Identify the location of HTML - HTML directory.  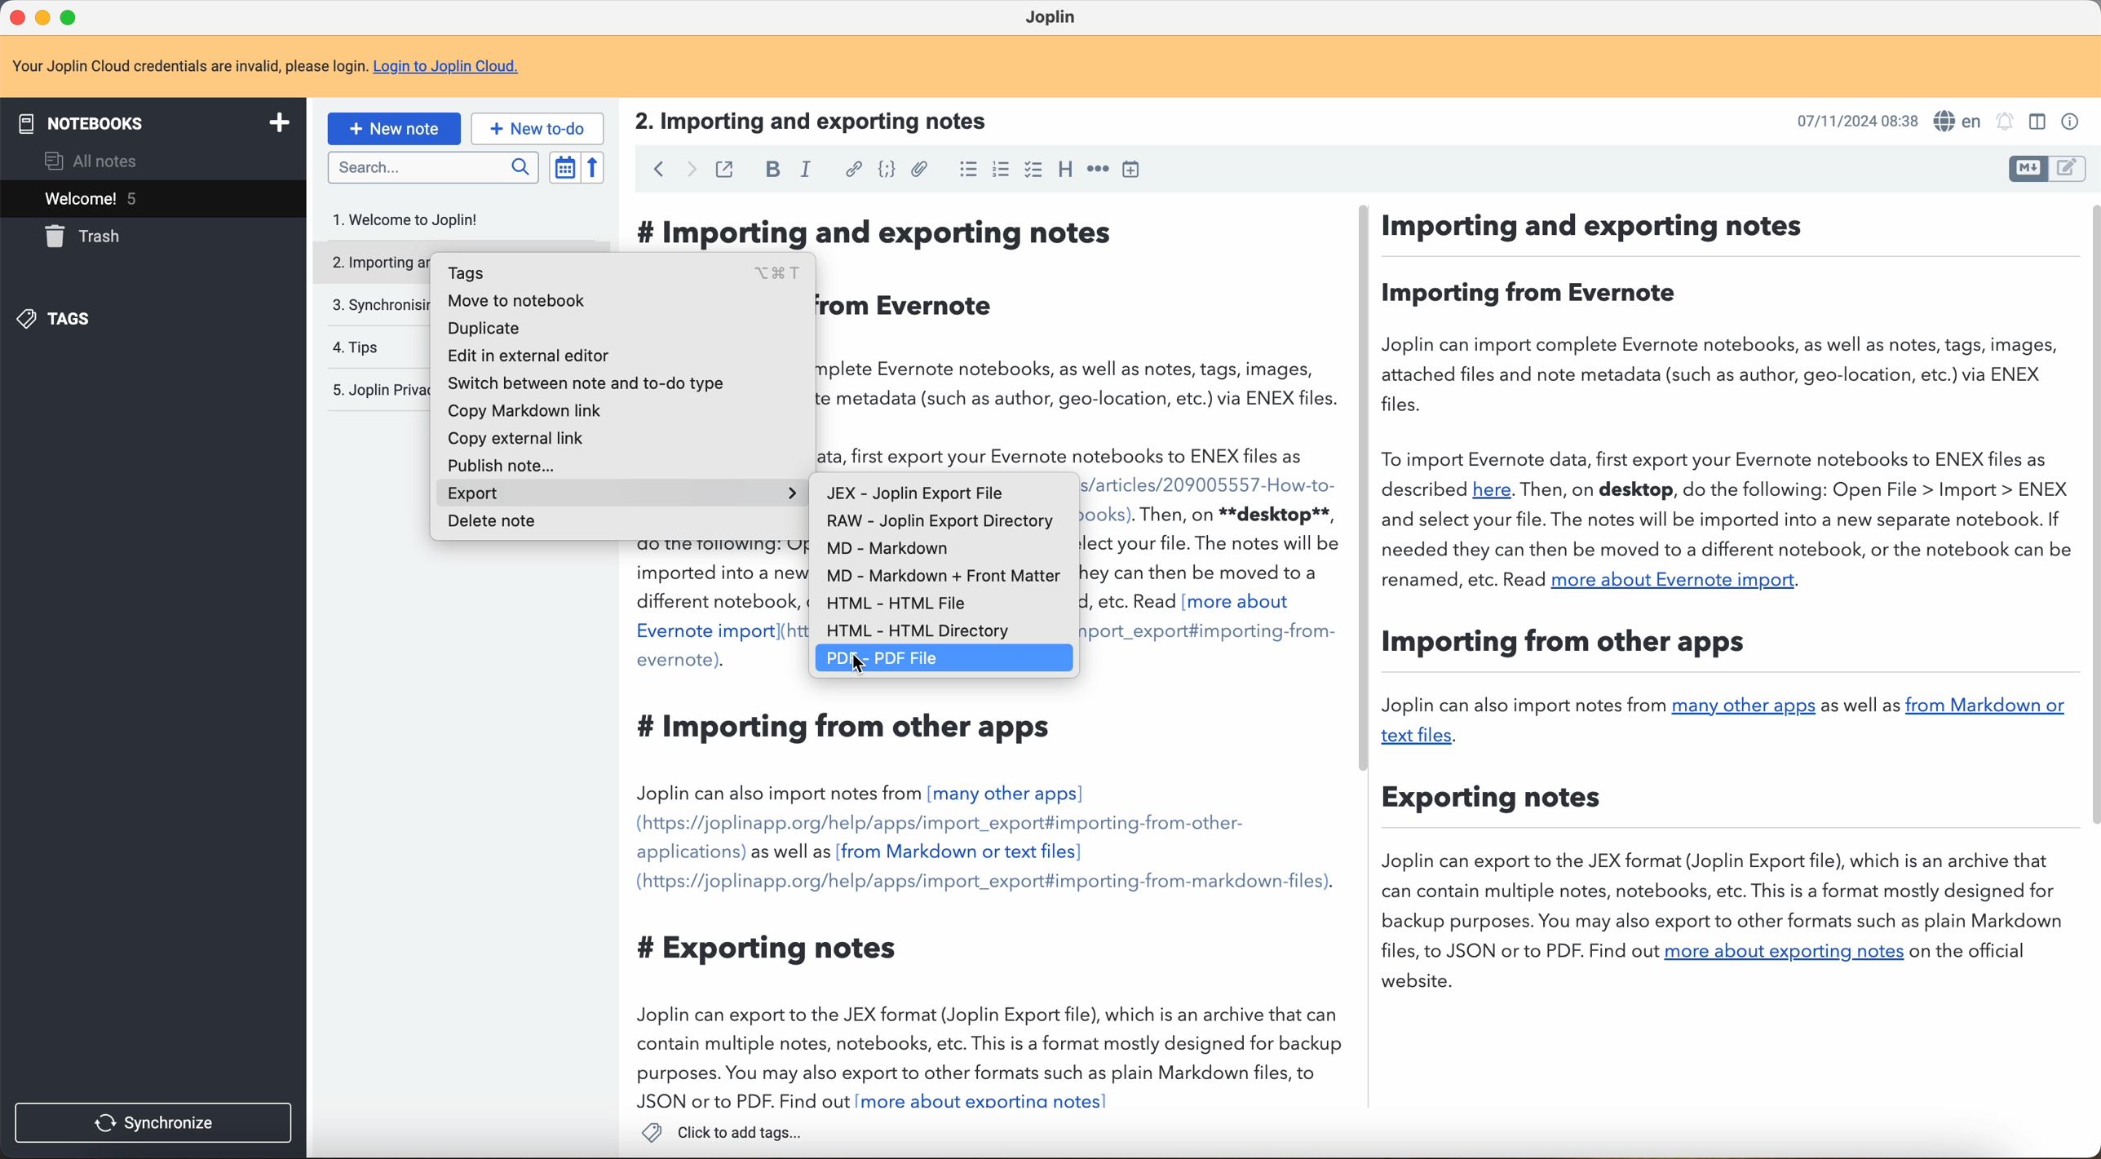
(913, 634).